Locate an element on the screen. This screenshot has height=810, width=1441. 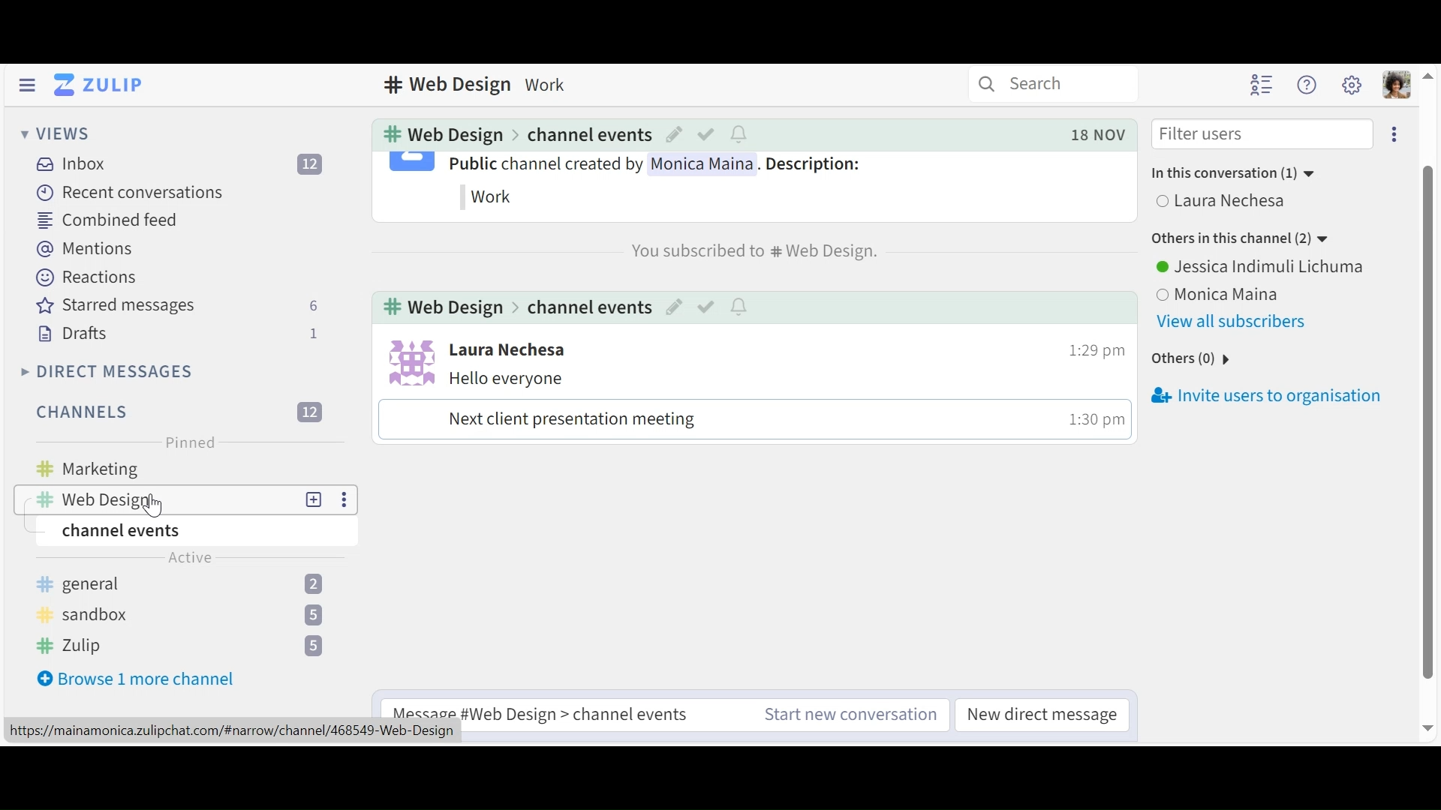
Views is located at coordinates (53, 135).